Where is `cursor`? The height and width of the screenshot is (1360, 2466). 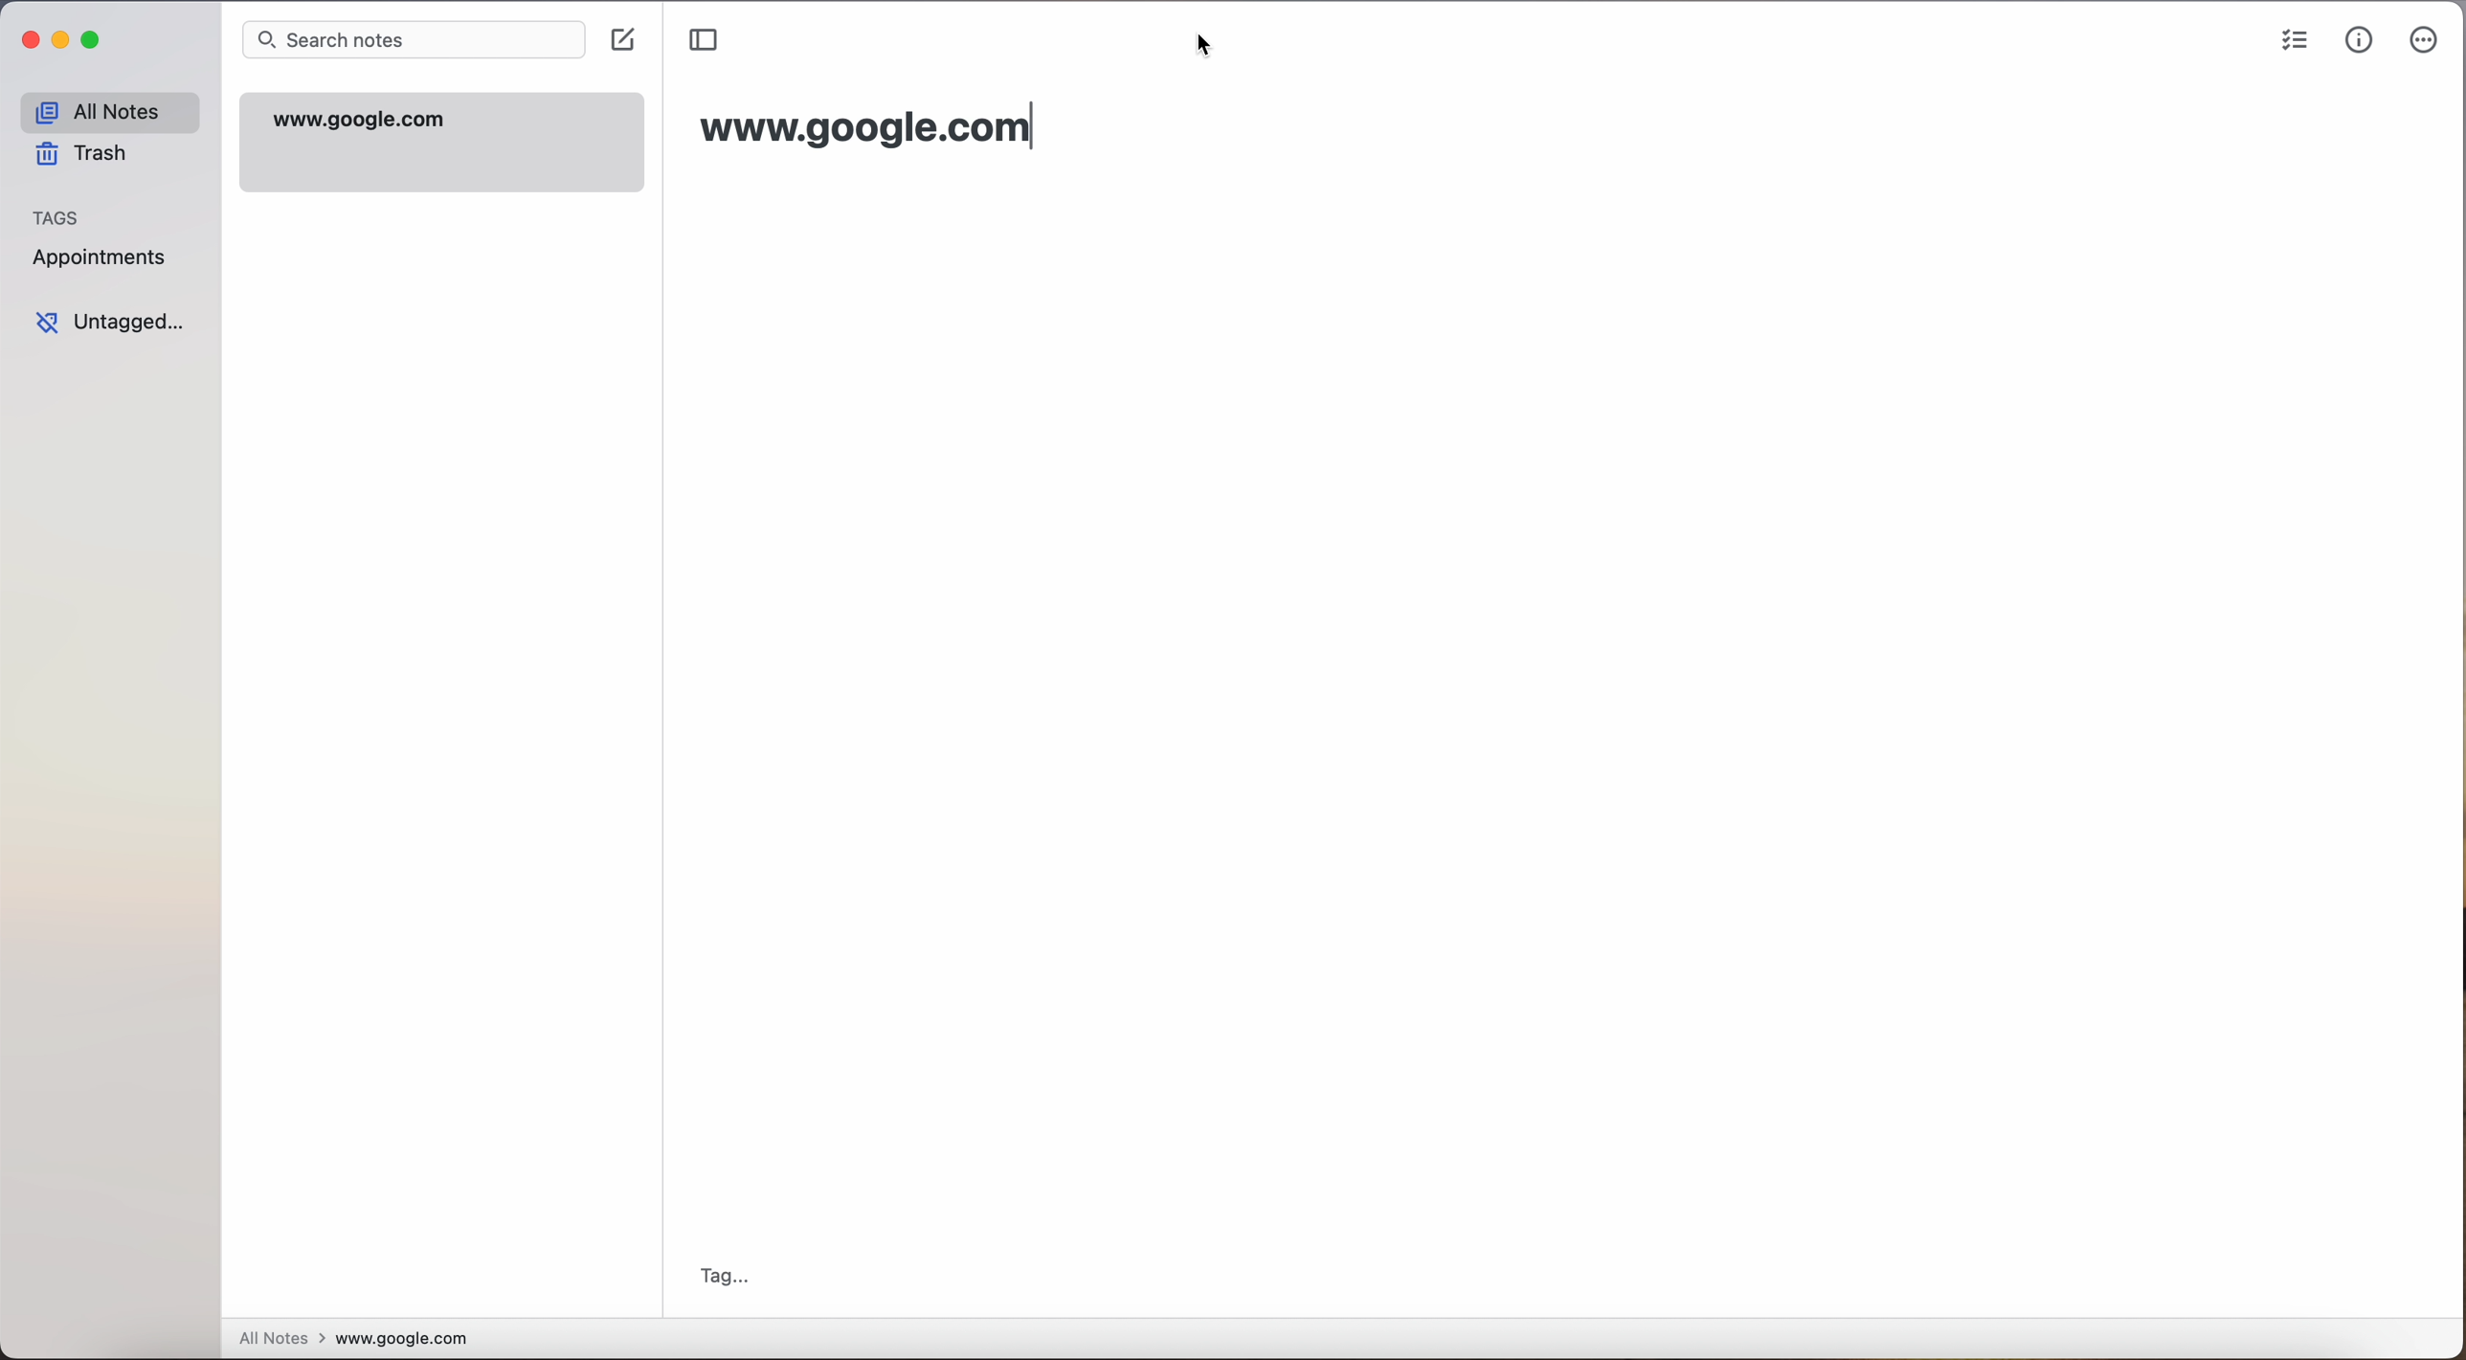
cursor is located at coordinates (633, 49).